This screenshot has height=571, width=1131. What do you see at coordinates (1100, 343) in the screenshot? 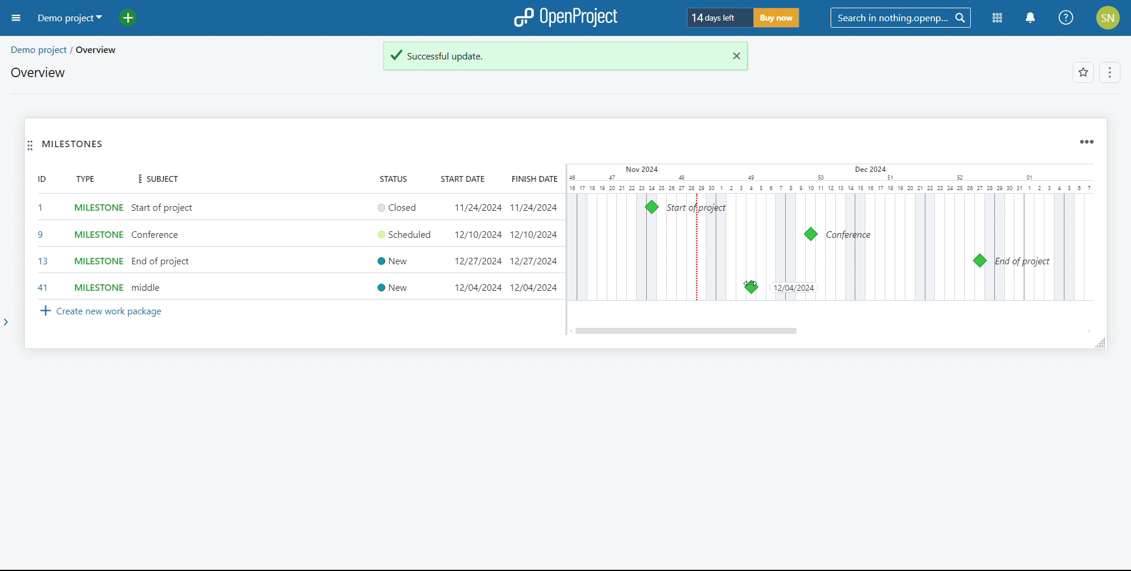
I see `resize` at bounding box center [1100, 343].